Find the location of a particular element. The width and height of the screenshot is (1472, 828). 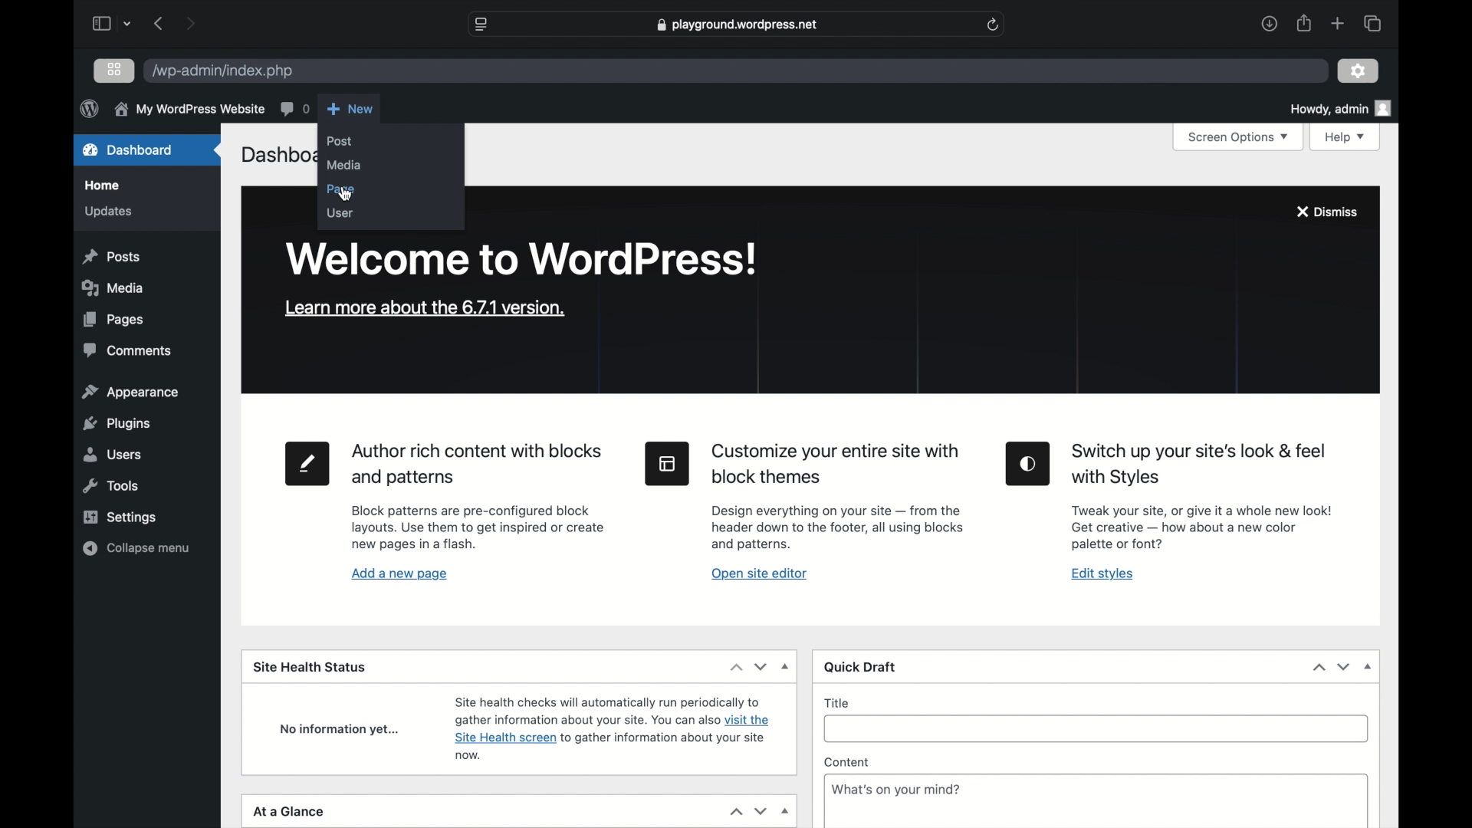

comments is located at coordinates (294, 108).